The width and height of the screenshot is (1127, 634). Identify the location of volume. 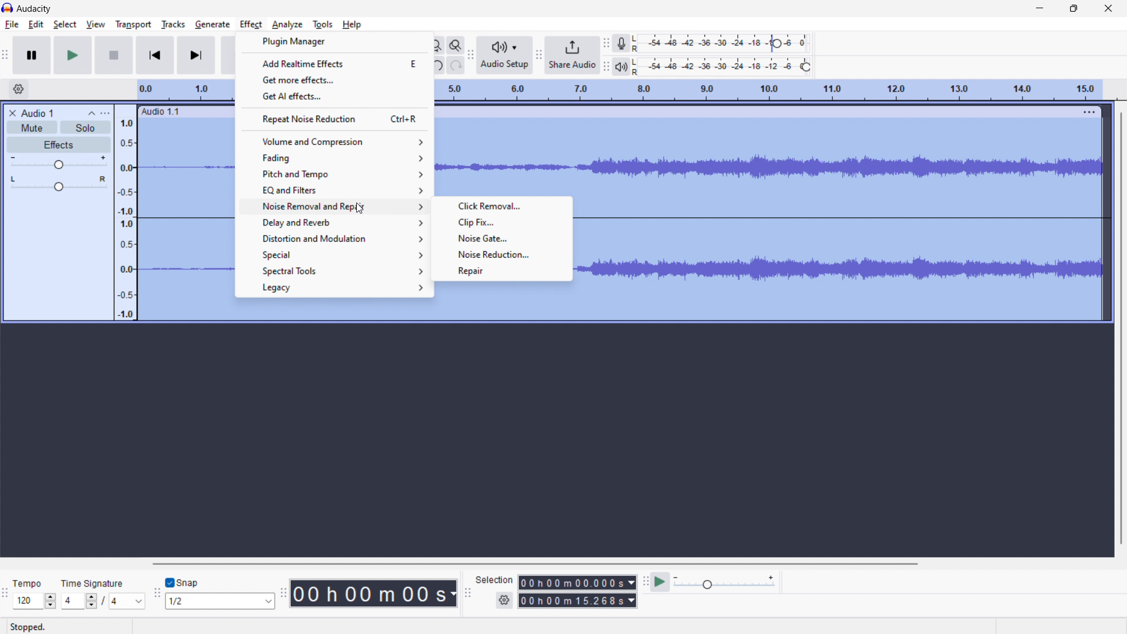
(59, 161).